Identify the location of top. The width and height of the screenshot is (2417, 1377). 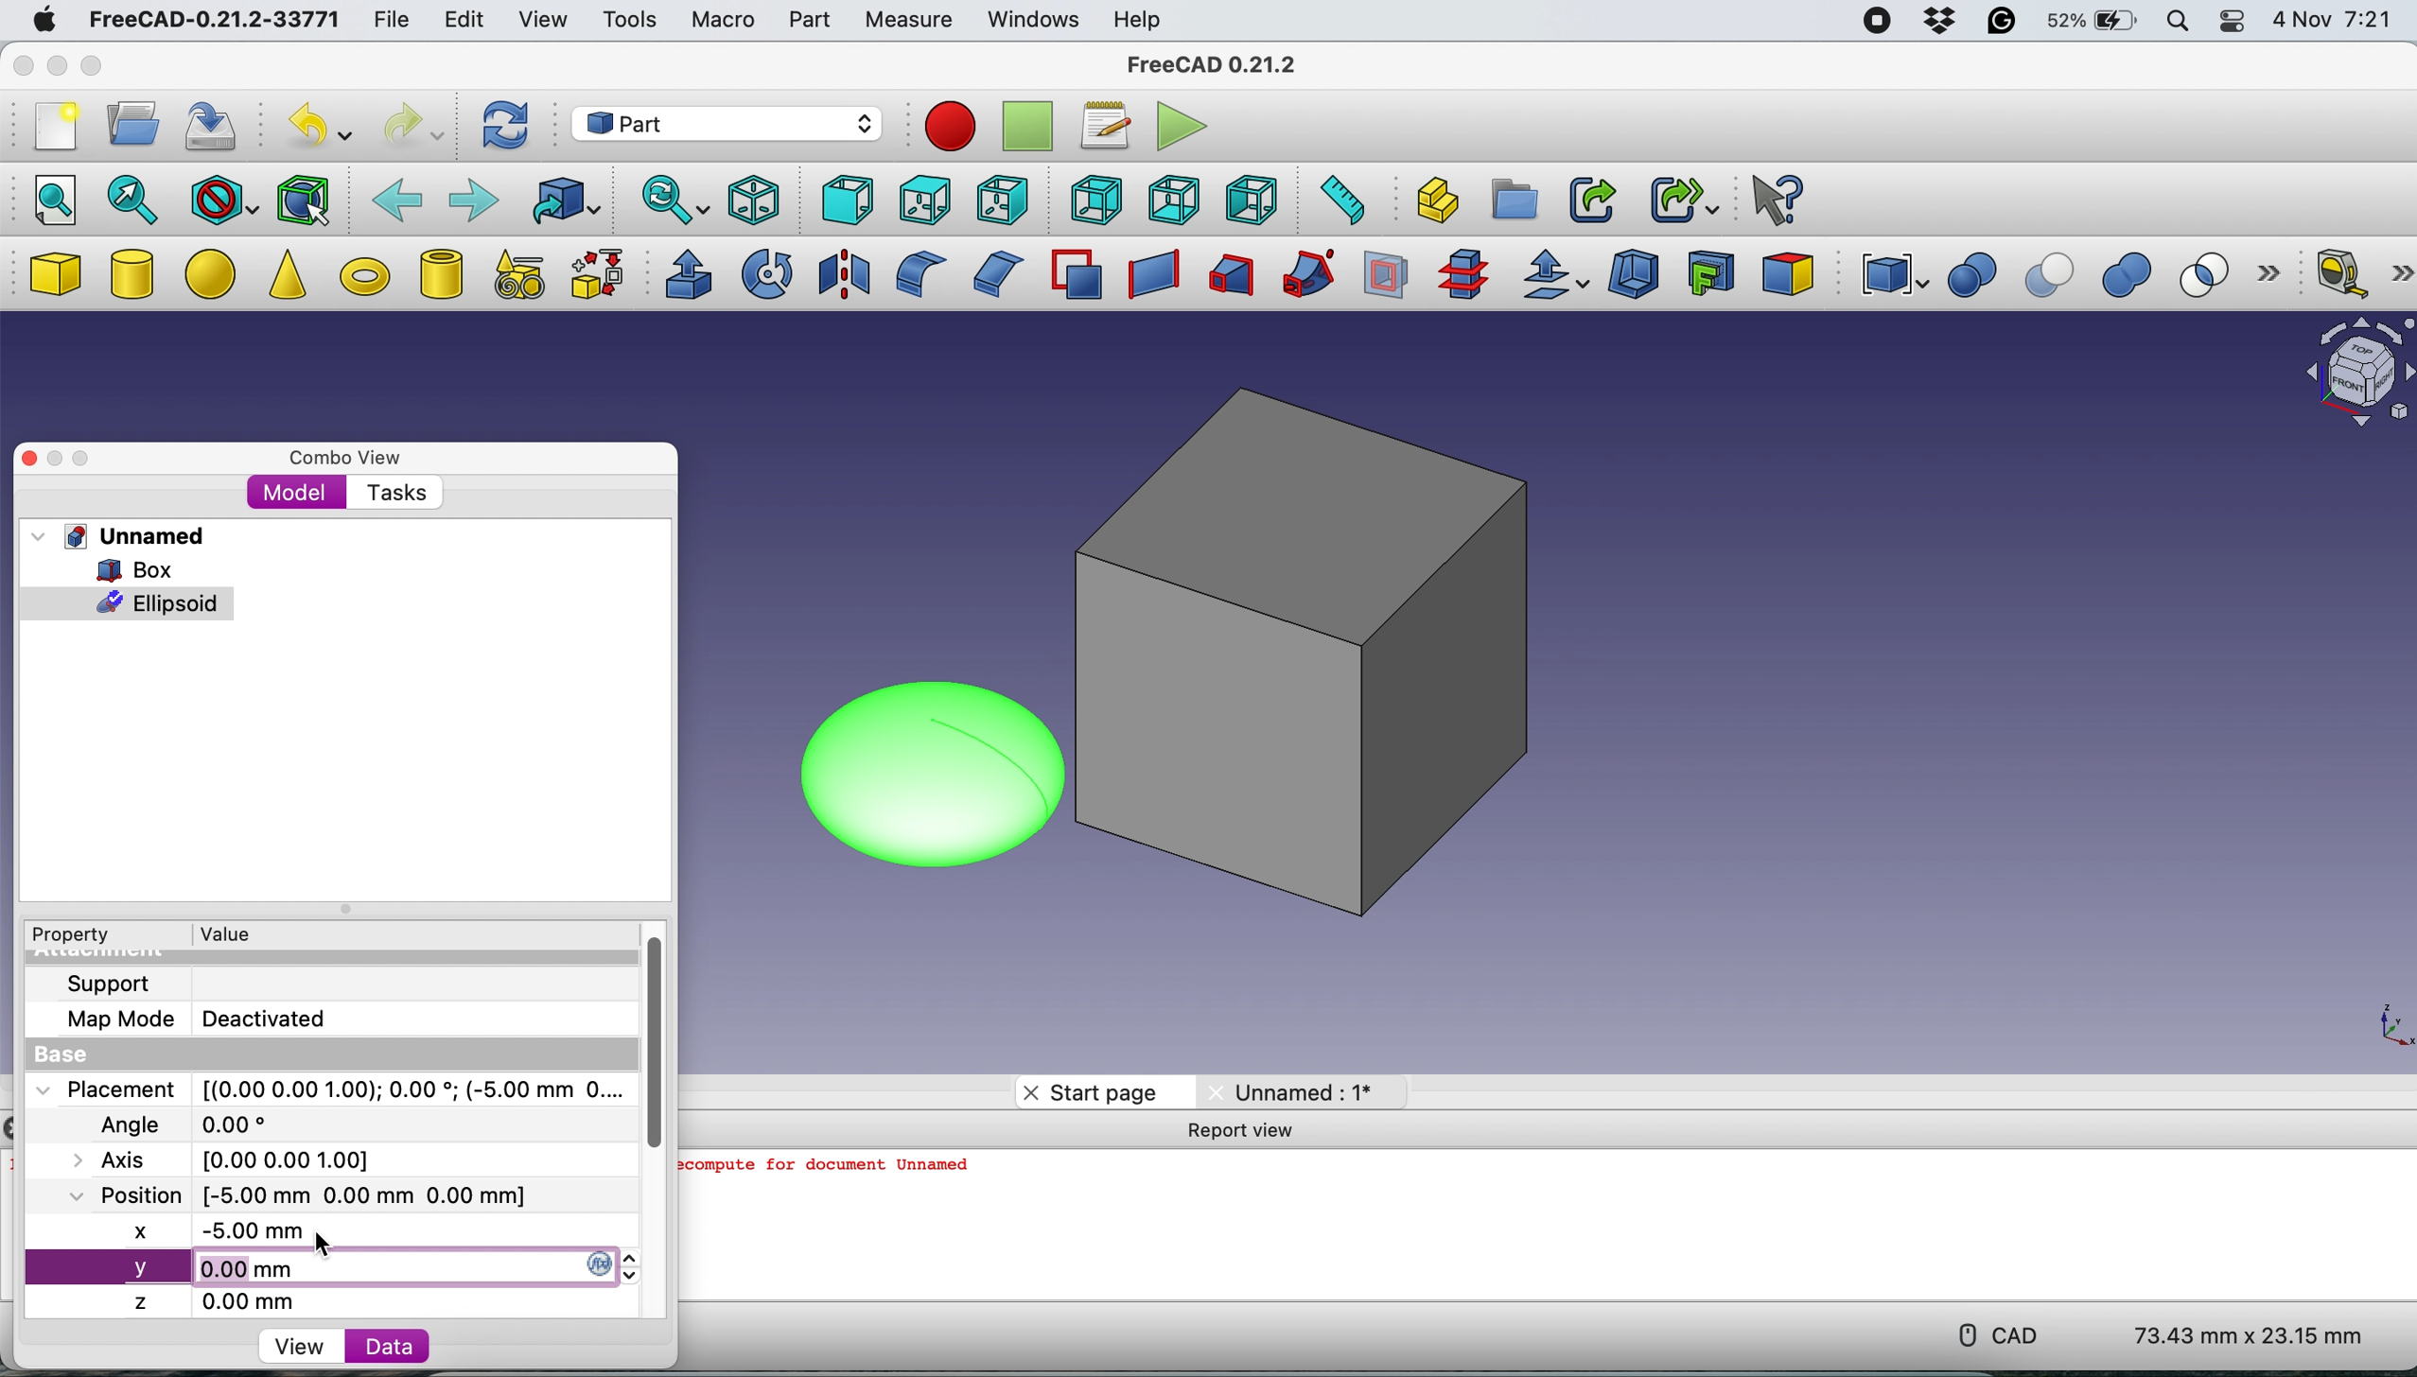
(921, 199).